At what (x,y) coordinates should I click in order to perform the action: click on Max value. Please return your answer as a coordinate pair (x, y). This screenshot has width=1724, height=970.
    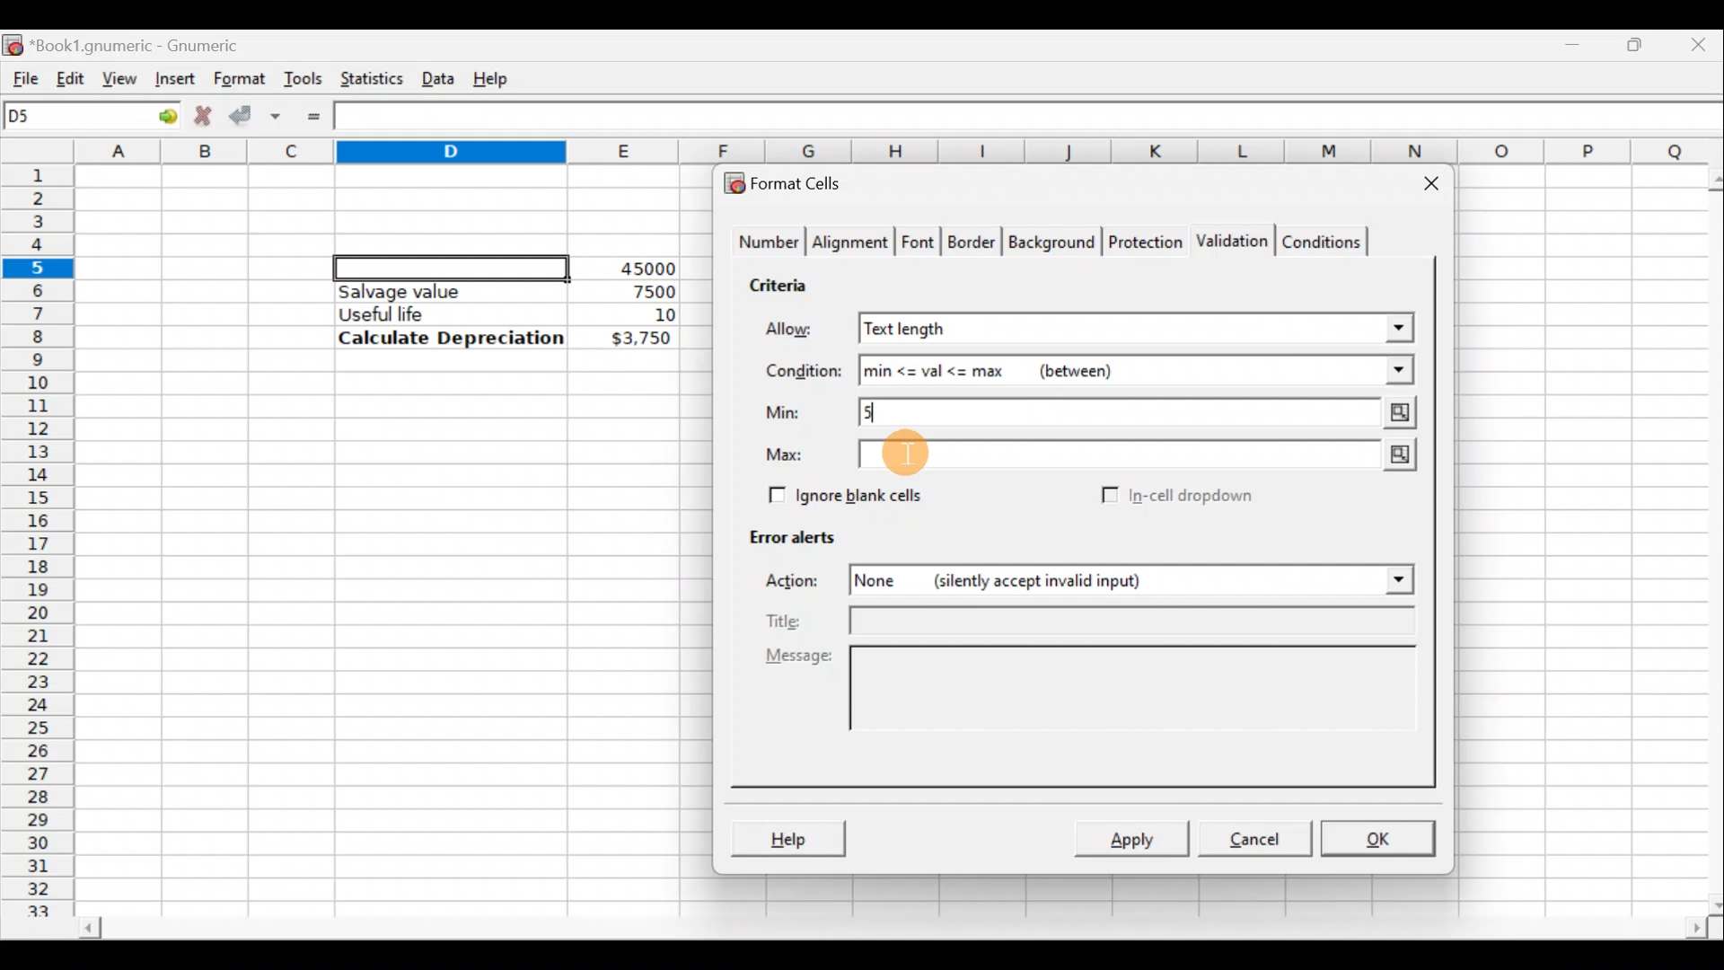
    Looking at the image, I should click on (1142, 458).